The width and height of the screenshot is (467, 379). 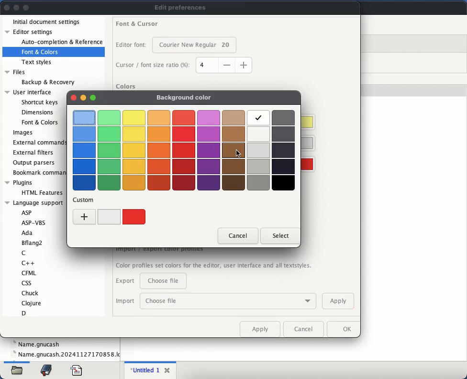 What do you see at coordinates (224, 65) in the screenshot?
I see `size` at bounding box center [224, 65].